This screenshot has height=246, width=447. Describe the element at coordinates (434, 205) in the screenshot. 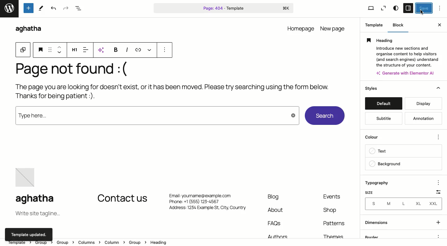

I see `XXL` at that location.